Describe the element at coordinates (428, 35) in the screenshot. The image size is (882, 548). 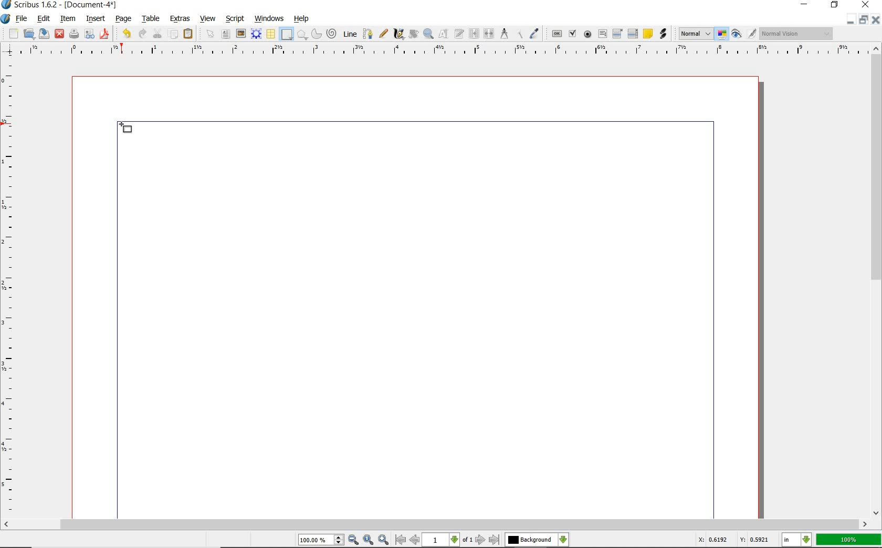
I see `zoom in or zoom out` at that location.